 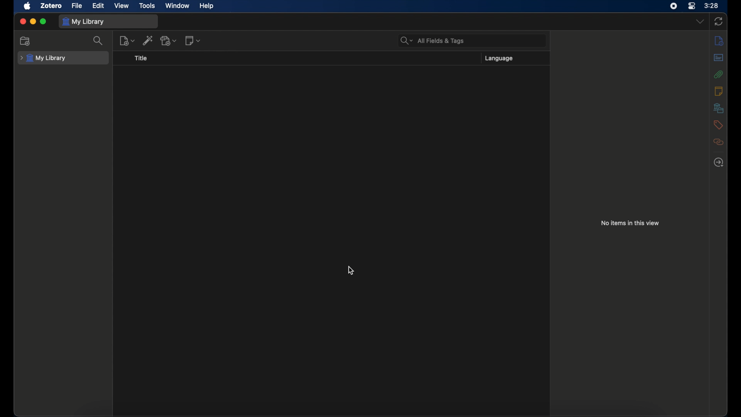 What do you see at coordinates (433, 41) in the screenshot?
I see `all fields & tags` at bounding box center [433, 41].